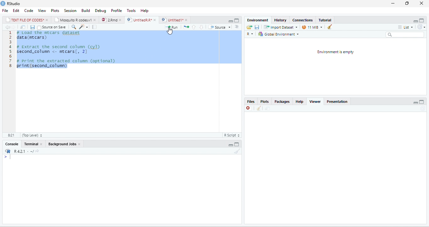 The image size is (429, 227). I want to click on 4, so click(10, 47).